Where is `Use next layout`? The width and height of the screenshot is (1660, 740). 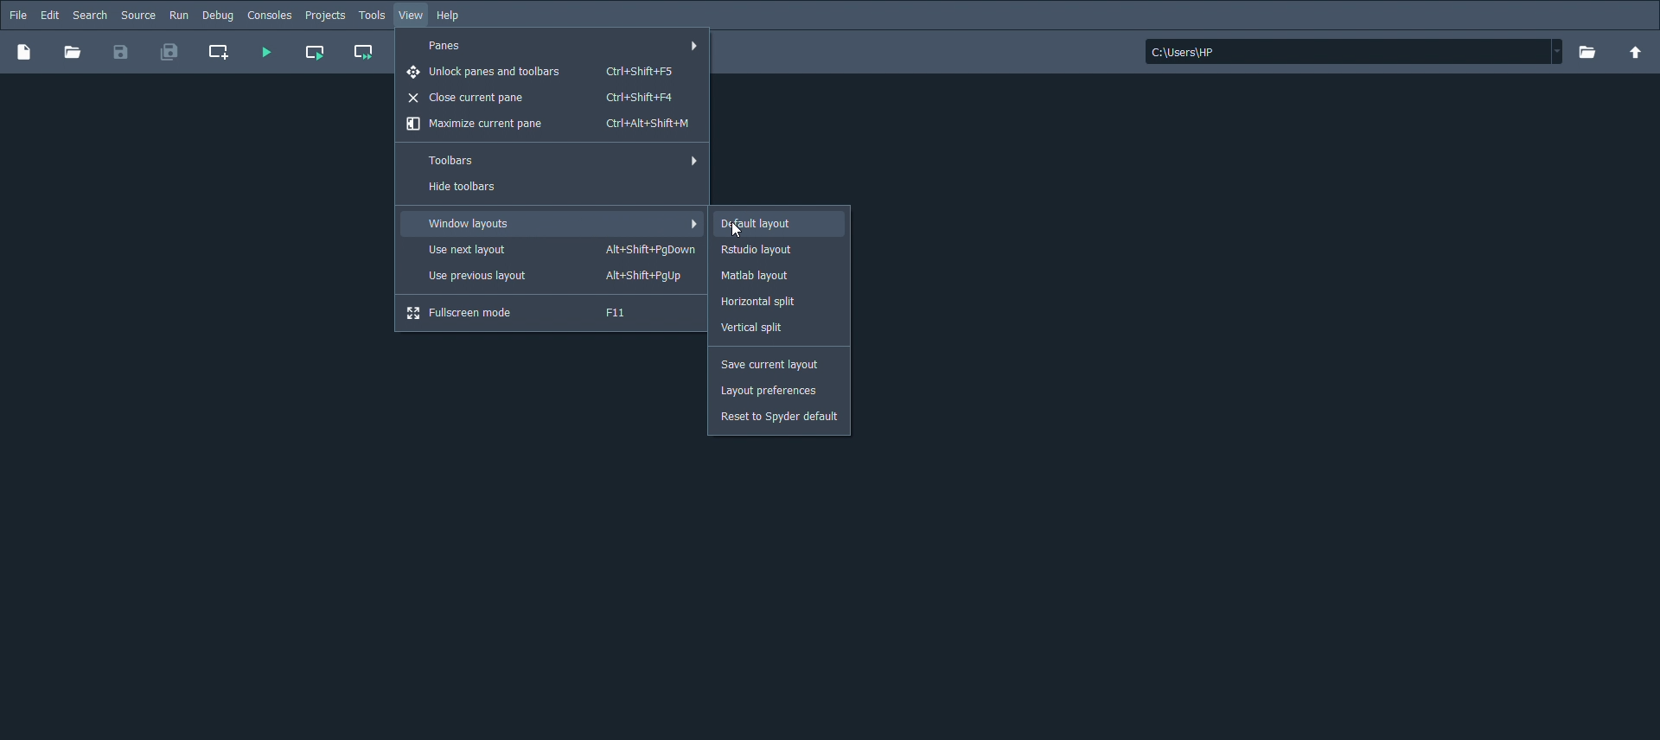 Use next layout is located at coordinates (554, 248).